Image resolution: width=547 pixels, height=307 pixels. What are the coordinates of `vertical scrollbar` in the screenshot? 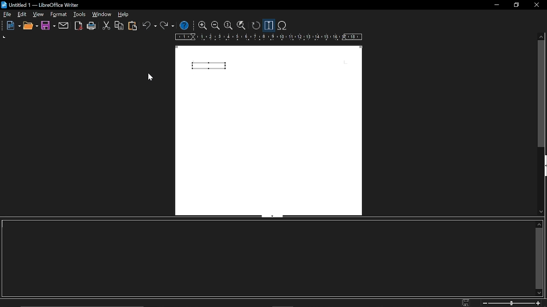 It's located at (542, 95).